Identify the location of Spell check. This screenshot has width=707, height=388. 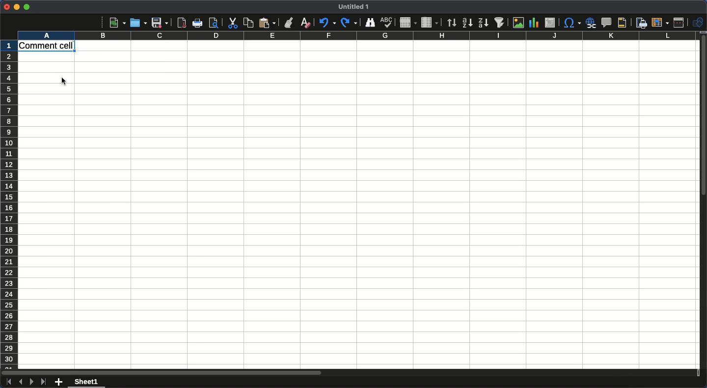
(387, 23).